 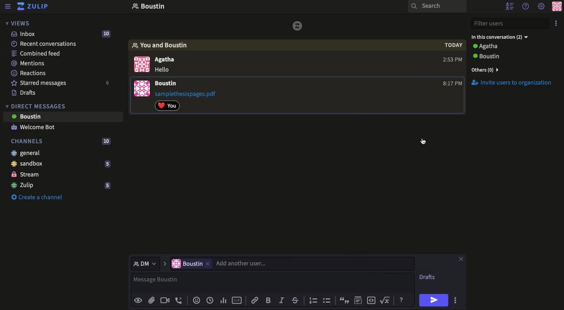 I want to click on image, so click(x=142, y=89).